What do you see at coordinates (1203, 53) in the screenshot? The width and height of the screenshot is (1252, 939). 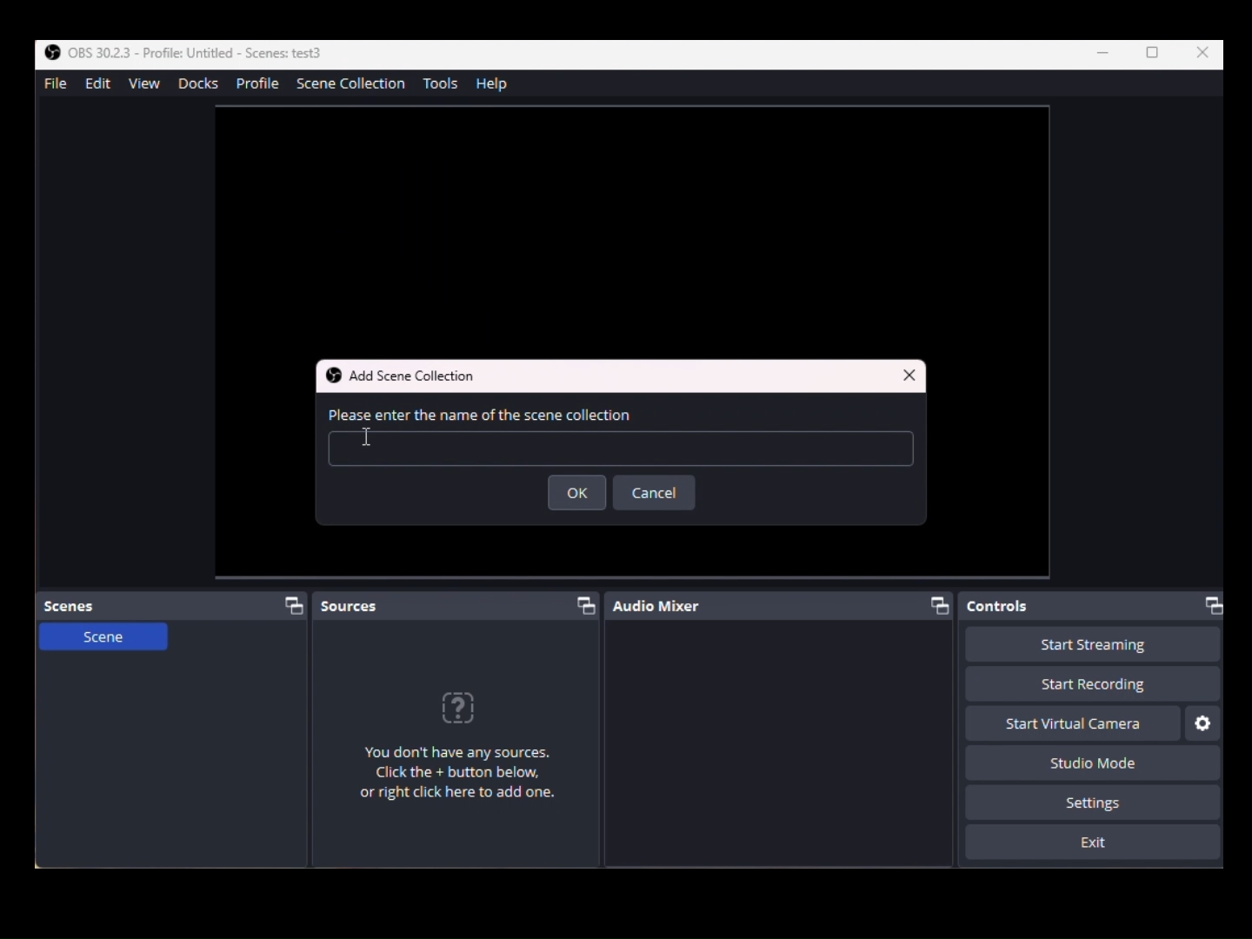 I see `Close` at bounding box center [1203, 53].